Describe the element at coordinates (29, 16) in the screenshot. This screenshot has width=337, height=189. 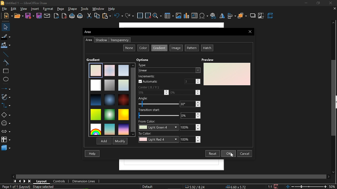
I see `save` at that location.